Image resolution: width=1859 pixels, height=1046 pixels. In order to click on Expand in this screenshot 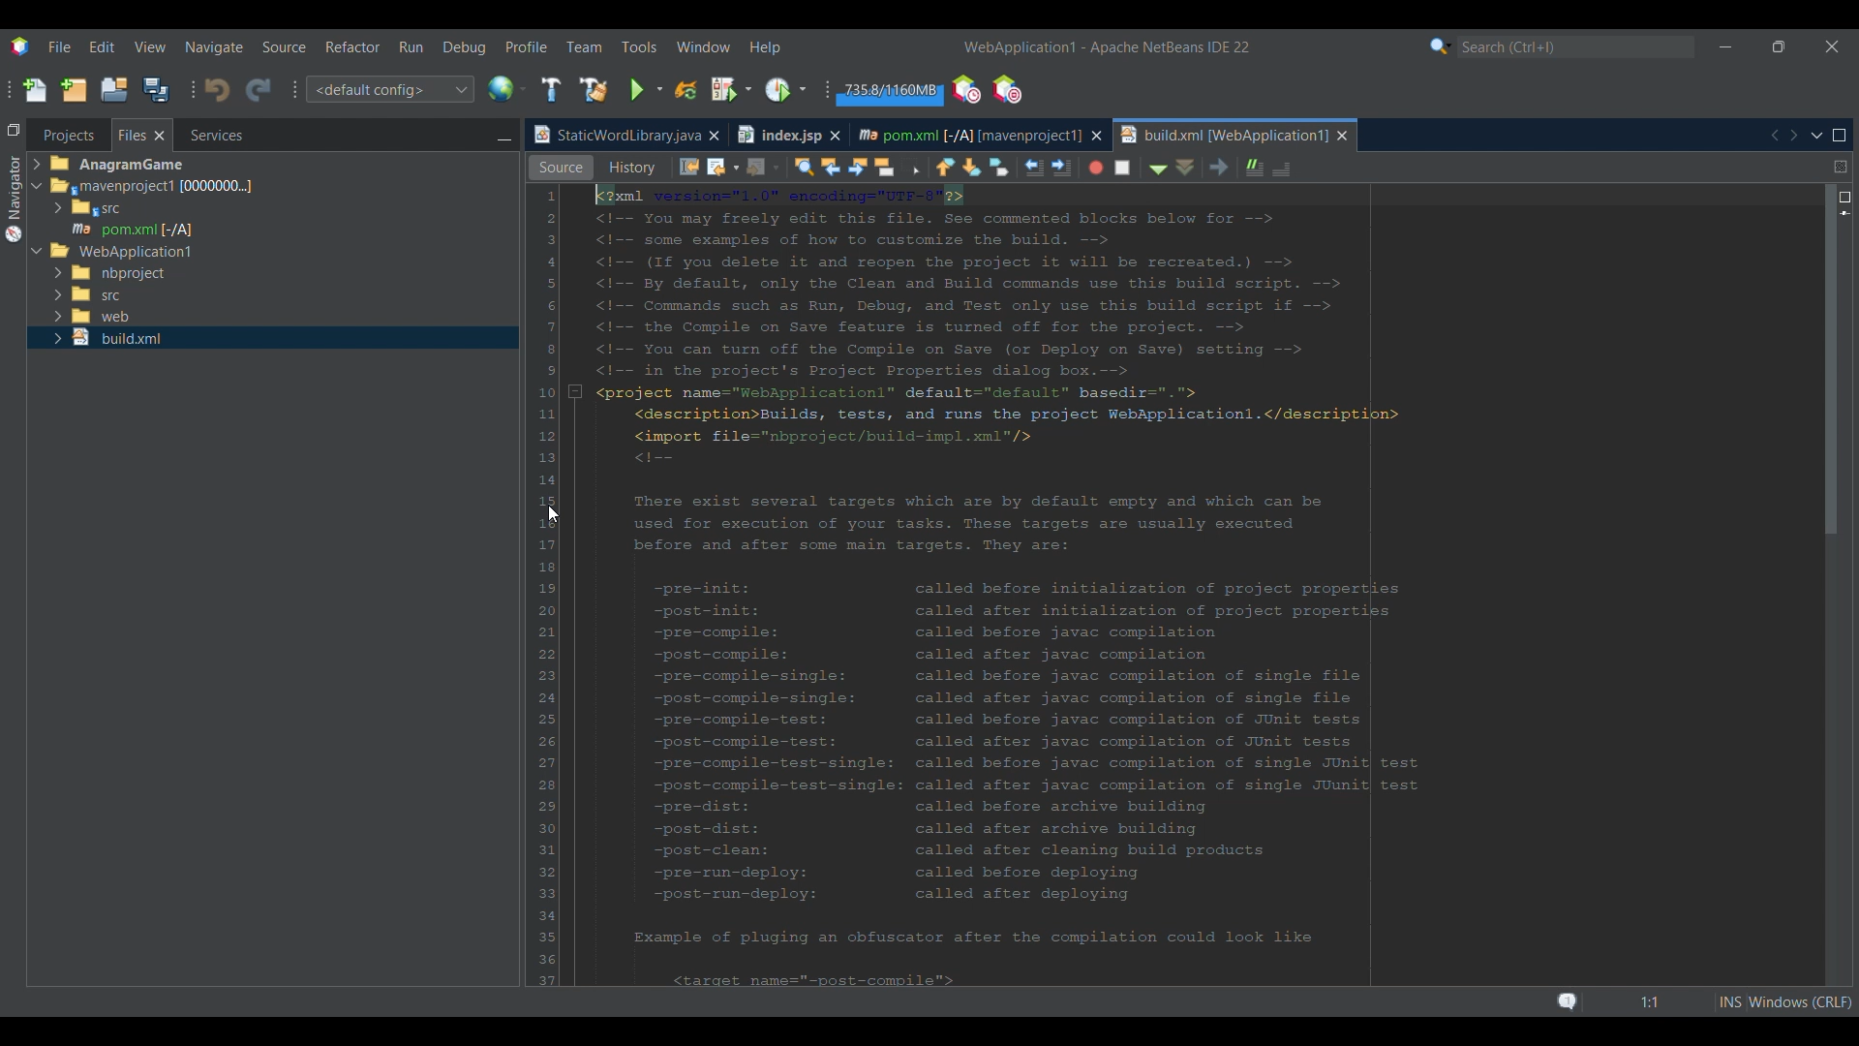, I will do `click(40, 211)`.